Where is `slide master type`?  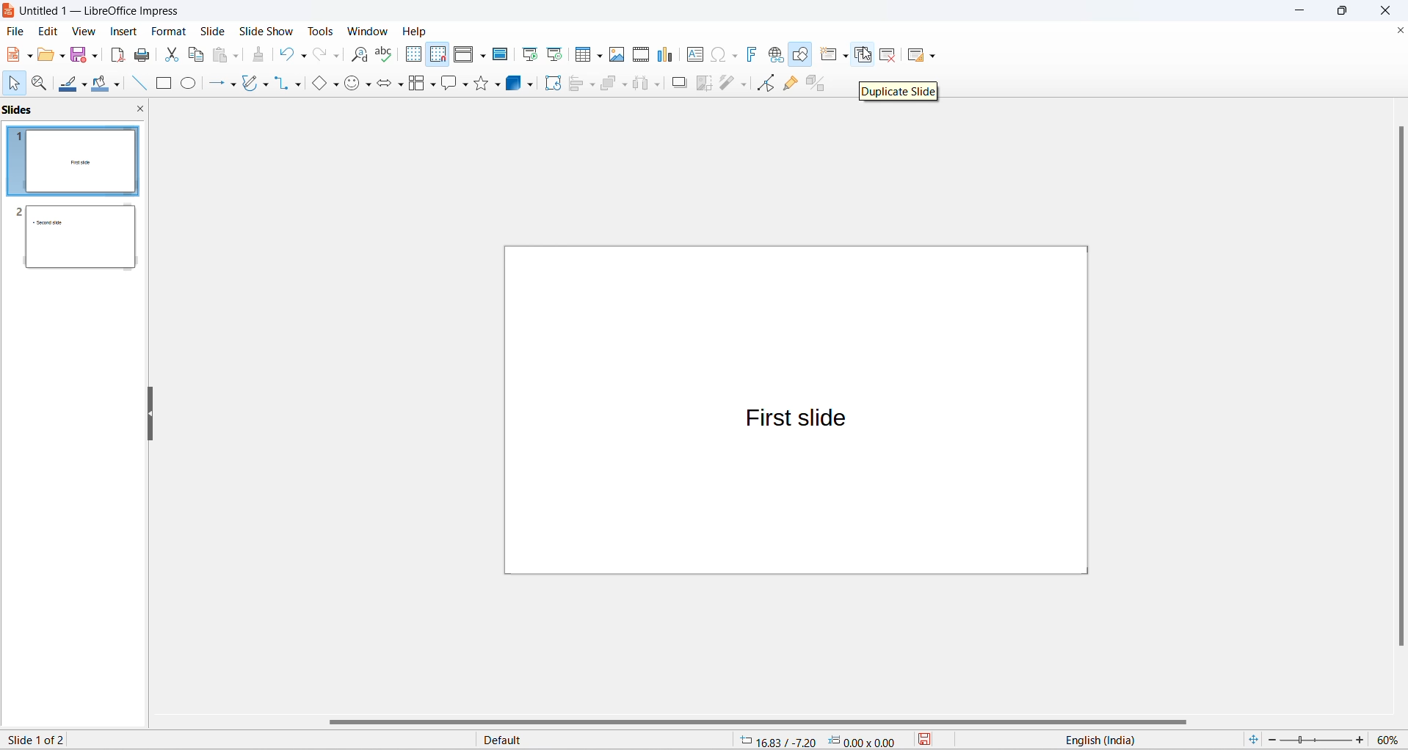
slide master type is located at coordinates (595, 740).